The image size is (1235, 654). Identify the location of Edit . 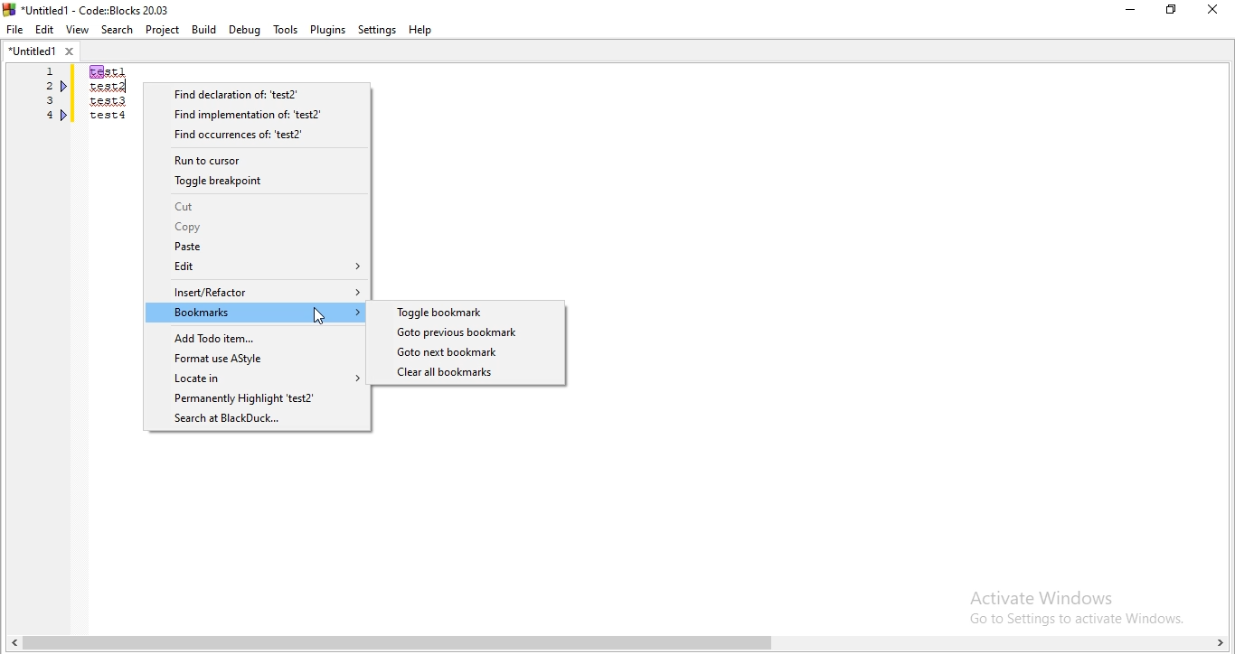
(43, 29).